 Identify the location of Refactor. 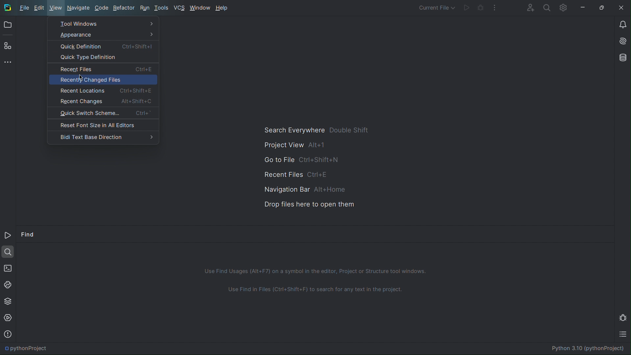
(124, 8).